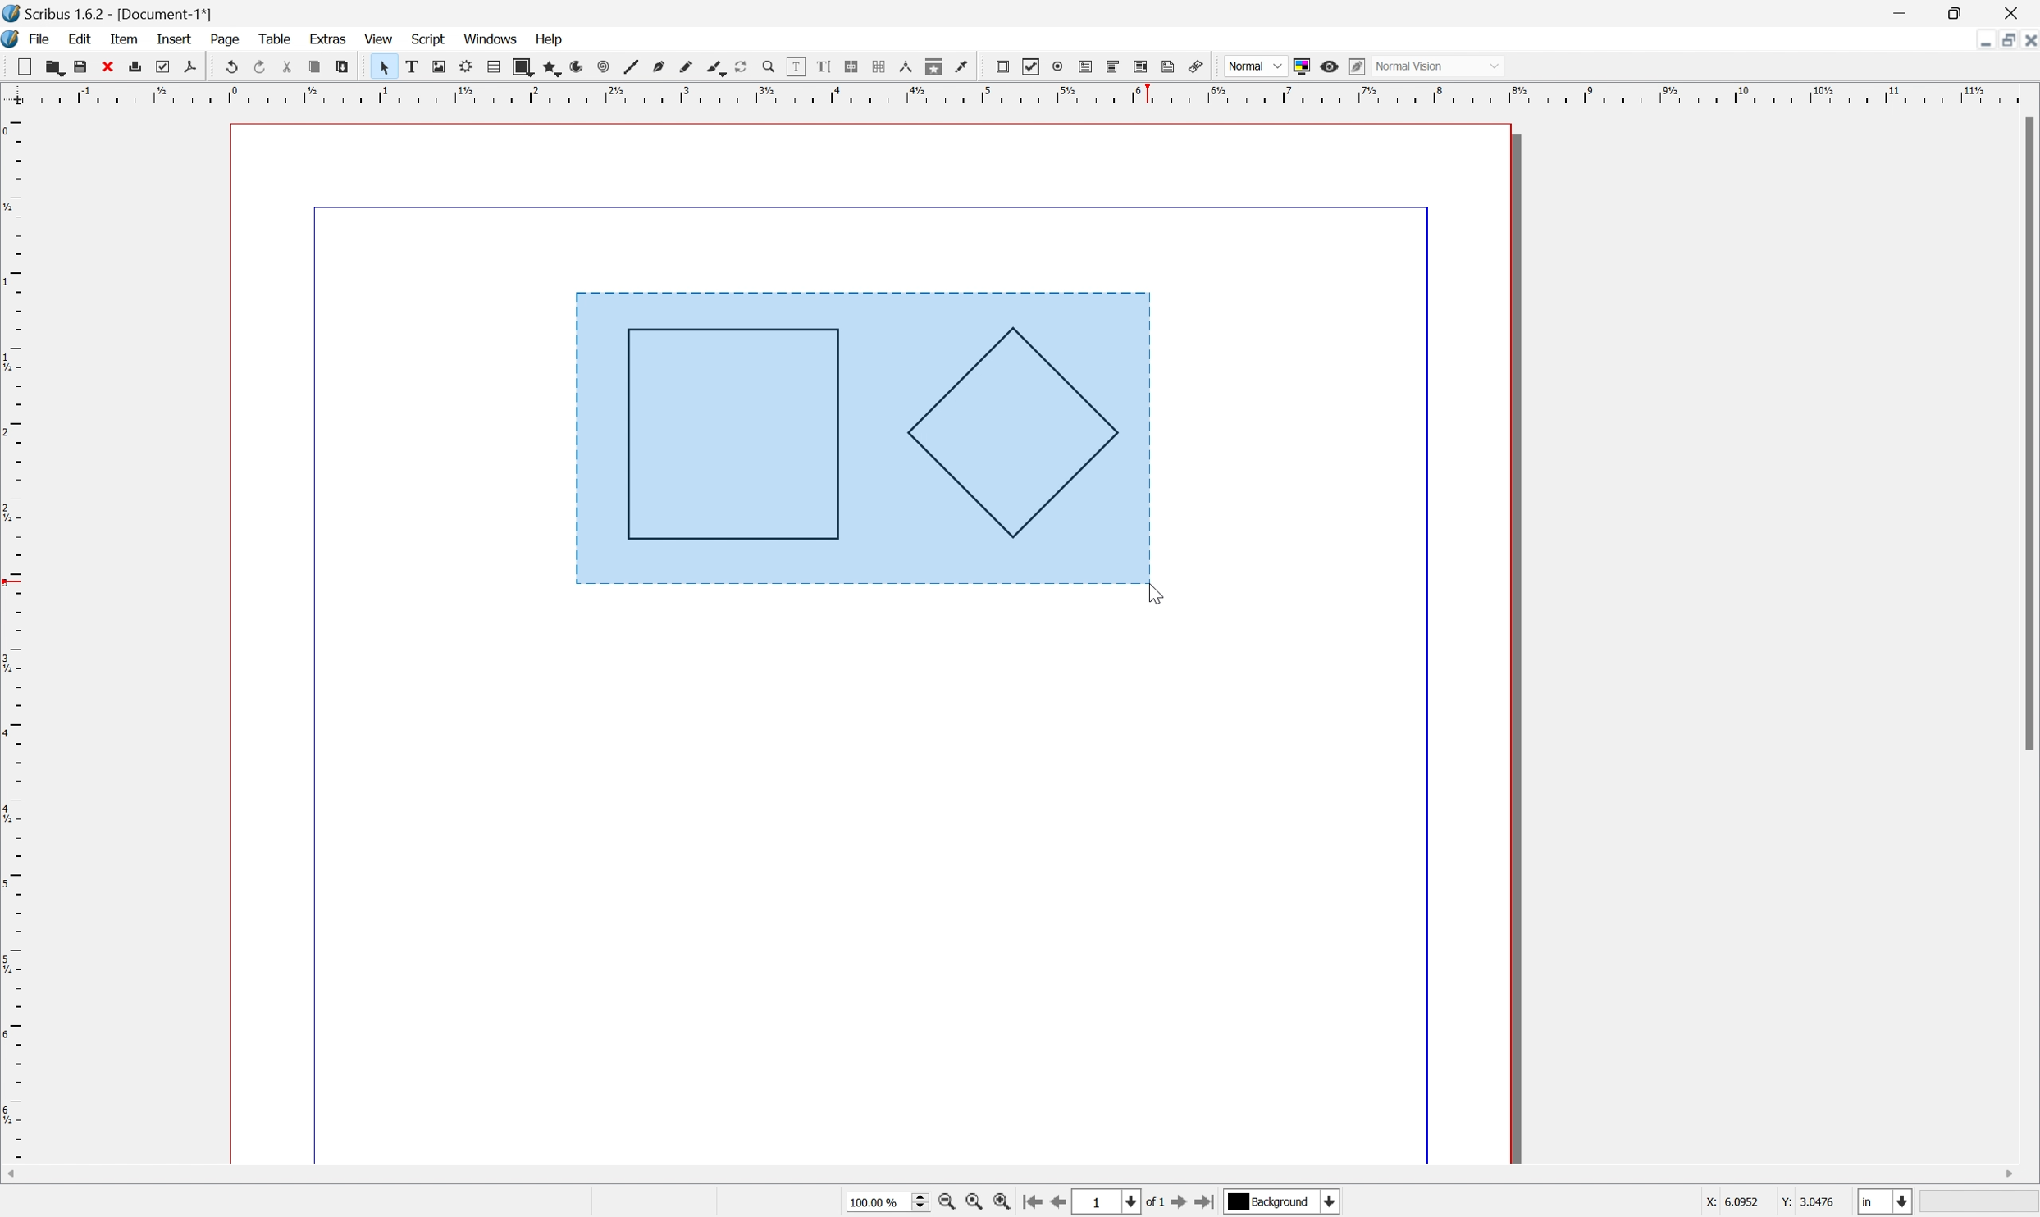  I want to click on pdf text field, so click(1084, 65).